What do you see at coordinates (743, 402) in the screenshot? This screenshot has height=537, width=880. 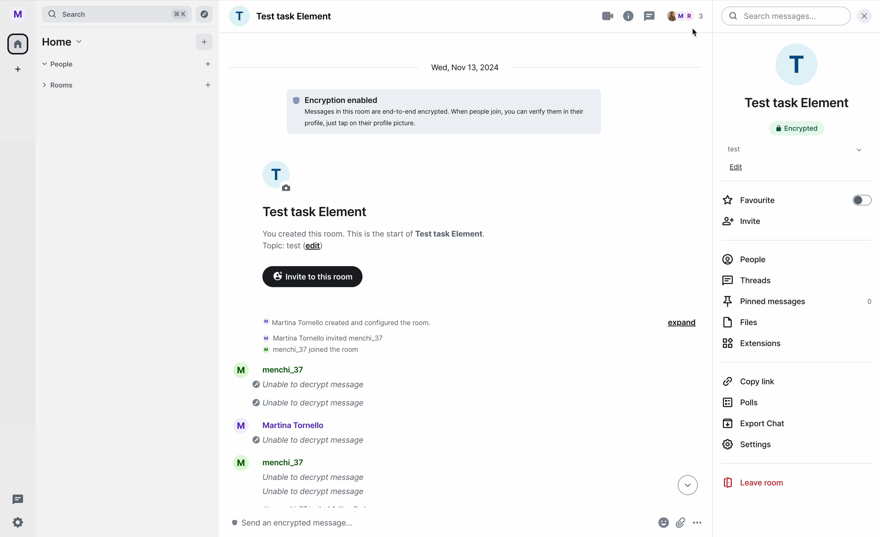 I see `polls` at bounding box center [743, 402].